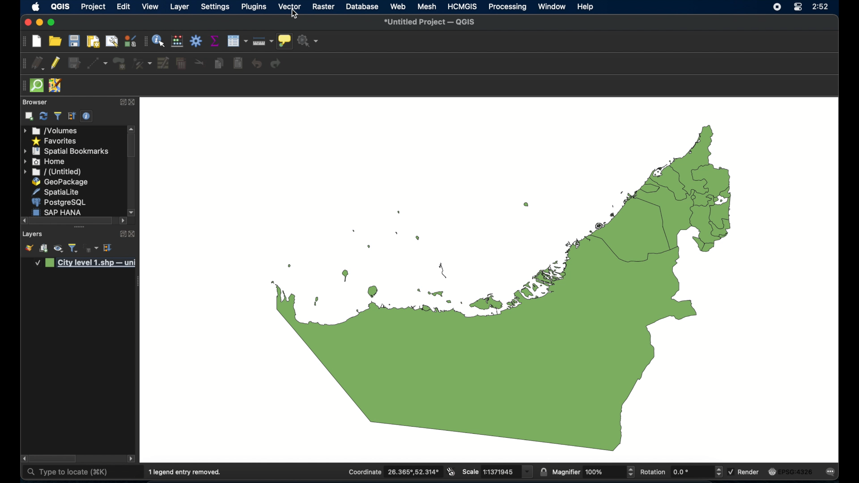  Describe the element at coordinates (60, 7) in the screenshot. I see `QGIS` at that location.